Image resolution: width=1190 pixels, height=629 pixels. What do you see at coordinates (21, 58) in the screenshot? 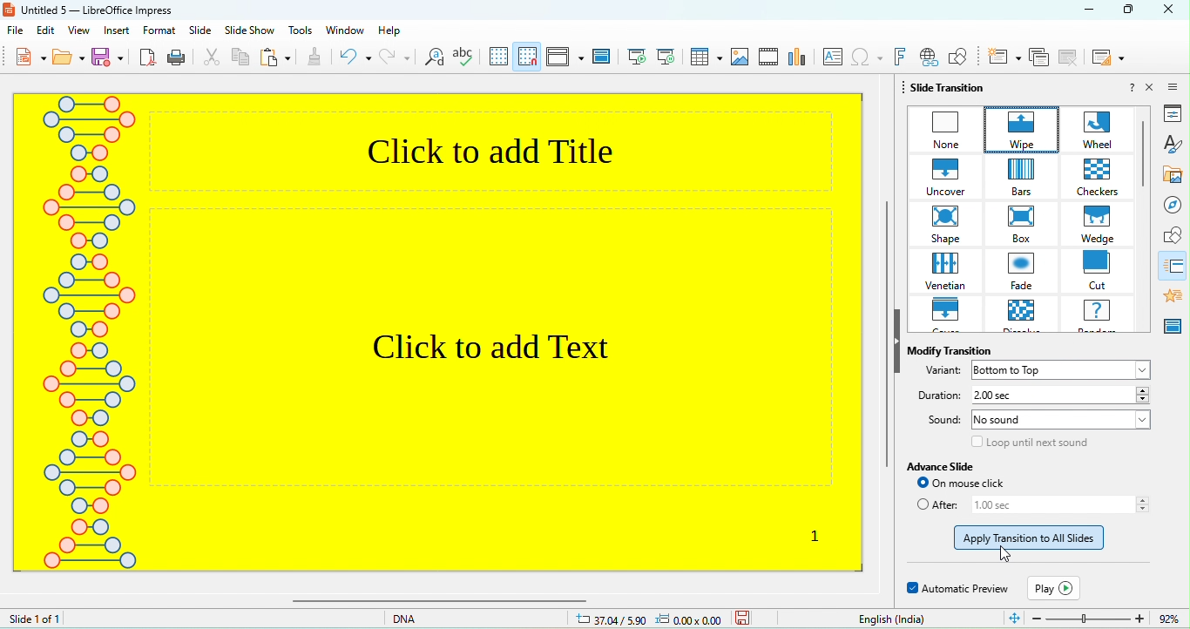
I see `new` at bounding box center [21, 58].